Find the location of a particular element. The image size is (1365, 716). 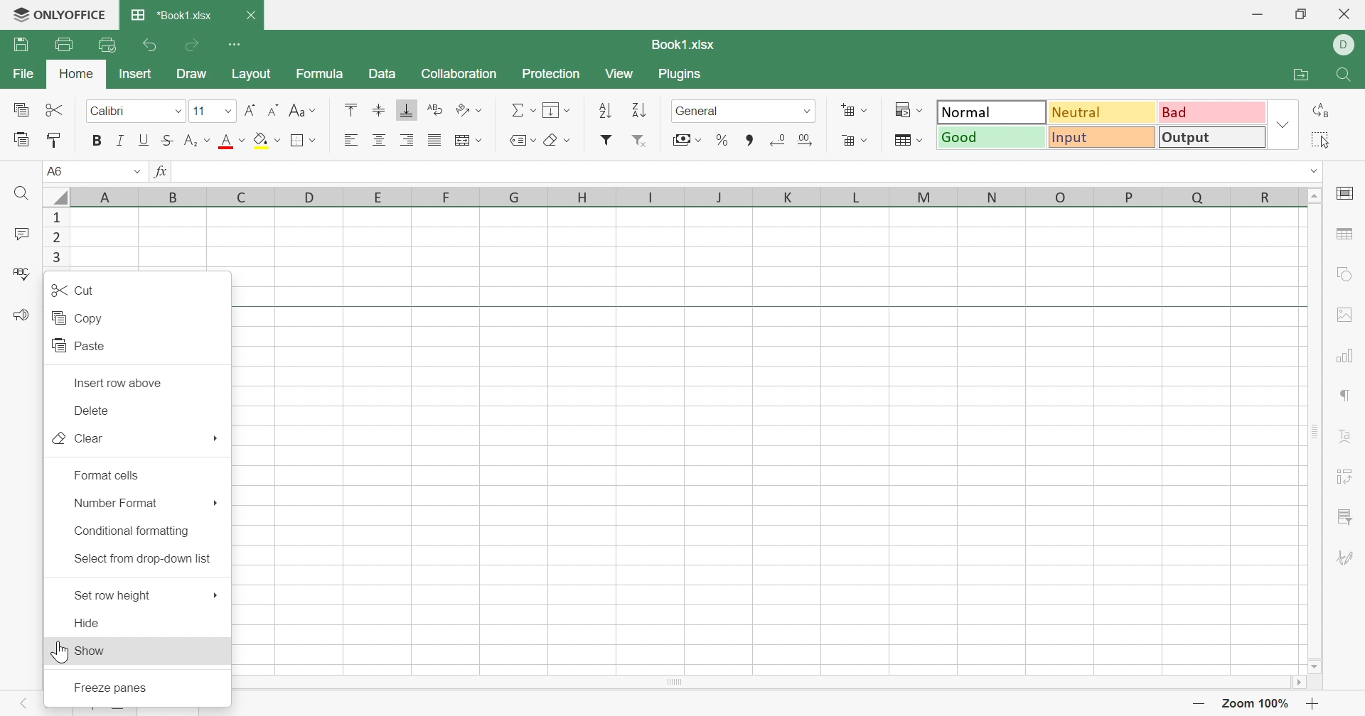

Summation is located at coordinates (521, 109).